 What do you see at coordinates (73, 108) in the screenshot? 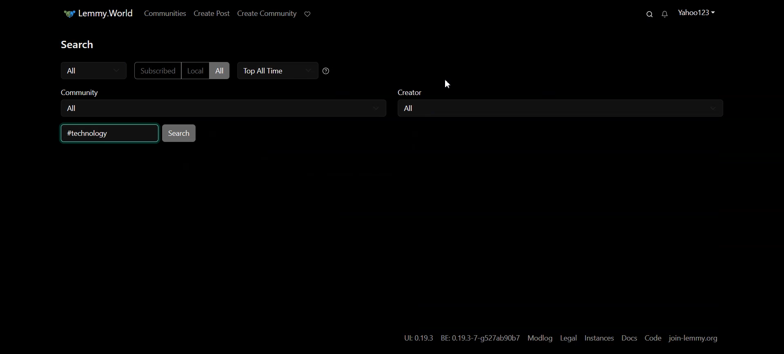
I see `All` at bounding box center [73, 108].